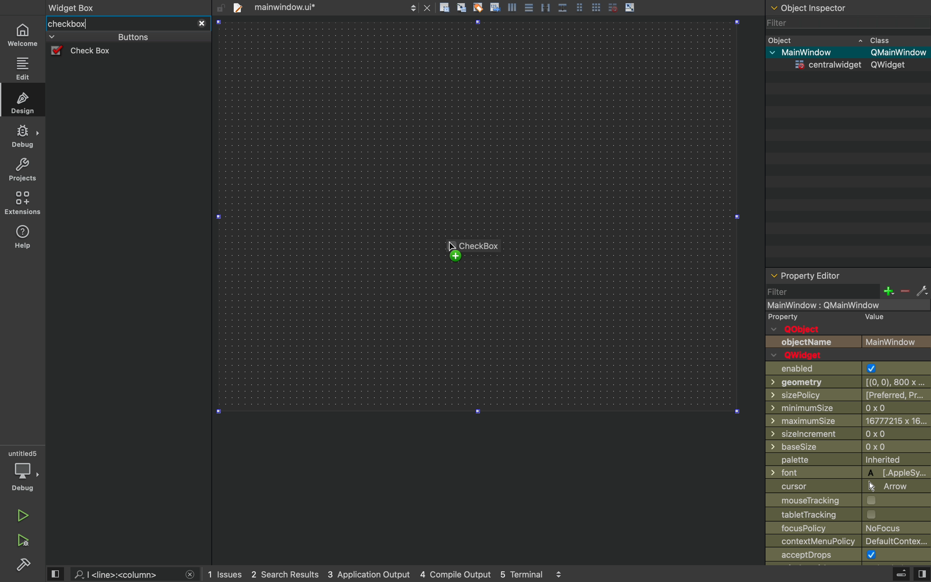 This screenshot has width=931, height=582. What do you see at coordinates (119, 24) in the screenshot?
I see `widget box` at bounding box center [119, 24].